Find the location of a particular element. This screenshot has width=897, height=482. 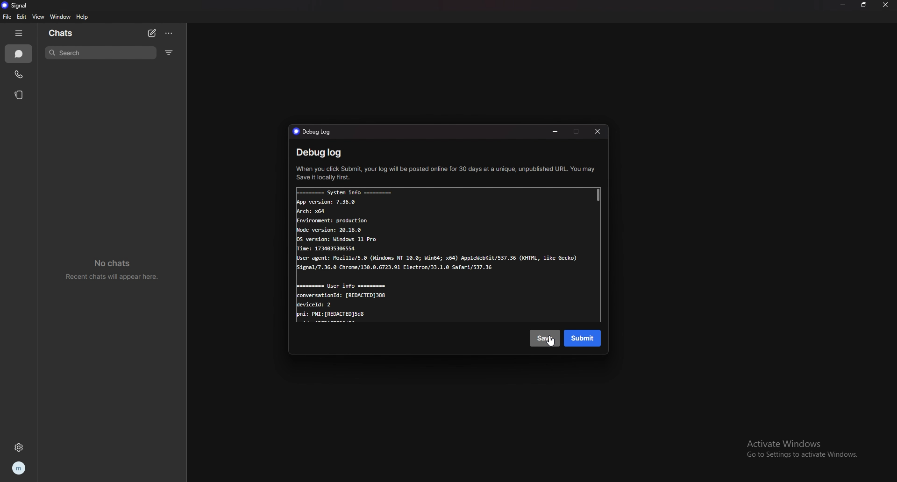

help is located at coordinates (82, 17).